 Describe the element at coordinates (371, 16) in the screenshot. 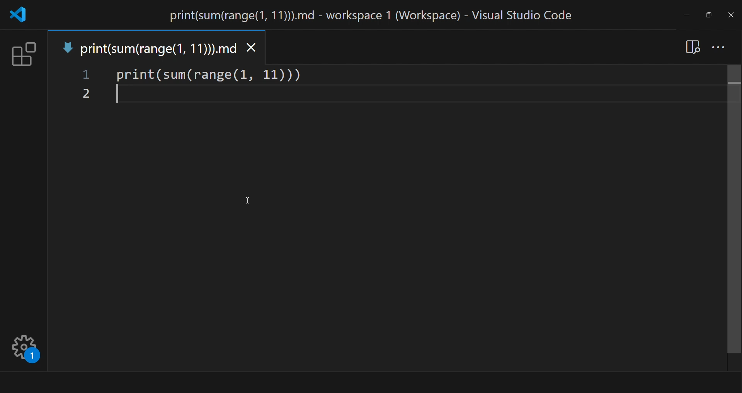

I see `title` at that location.